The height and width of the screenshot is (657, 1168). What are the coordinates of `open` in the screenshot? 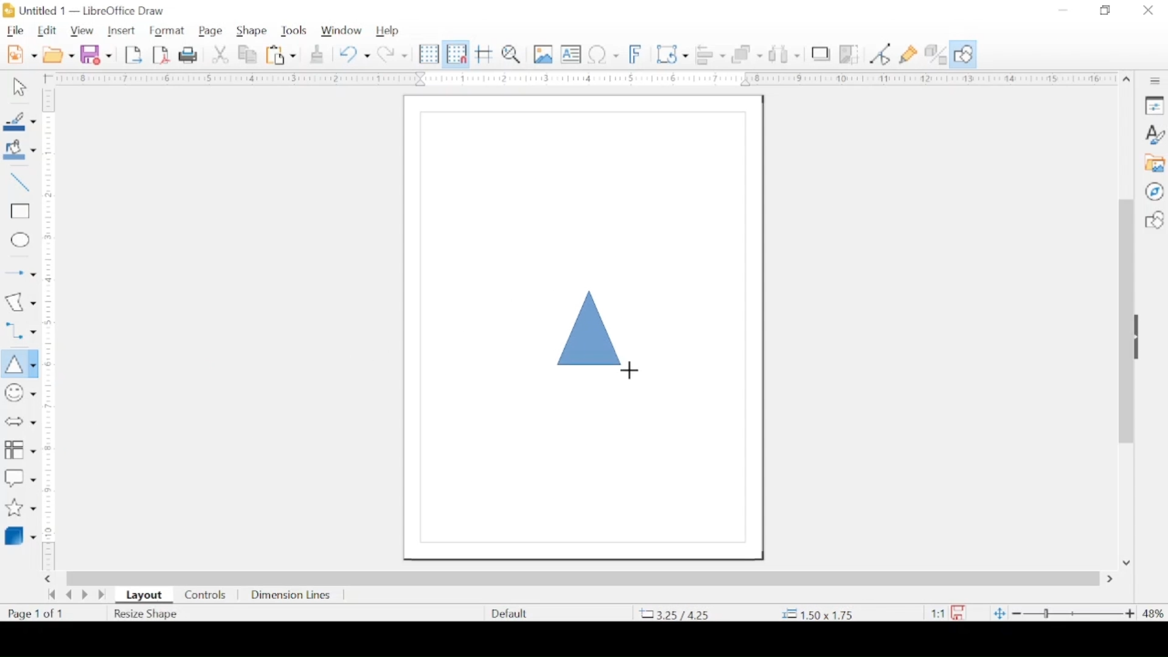 It's located at (58, 55).